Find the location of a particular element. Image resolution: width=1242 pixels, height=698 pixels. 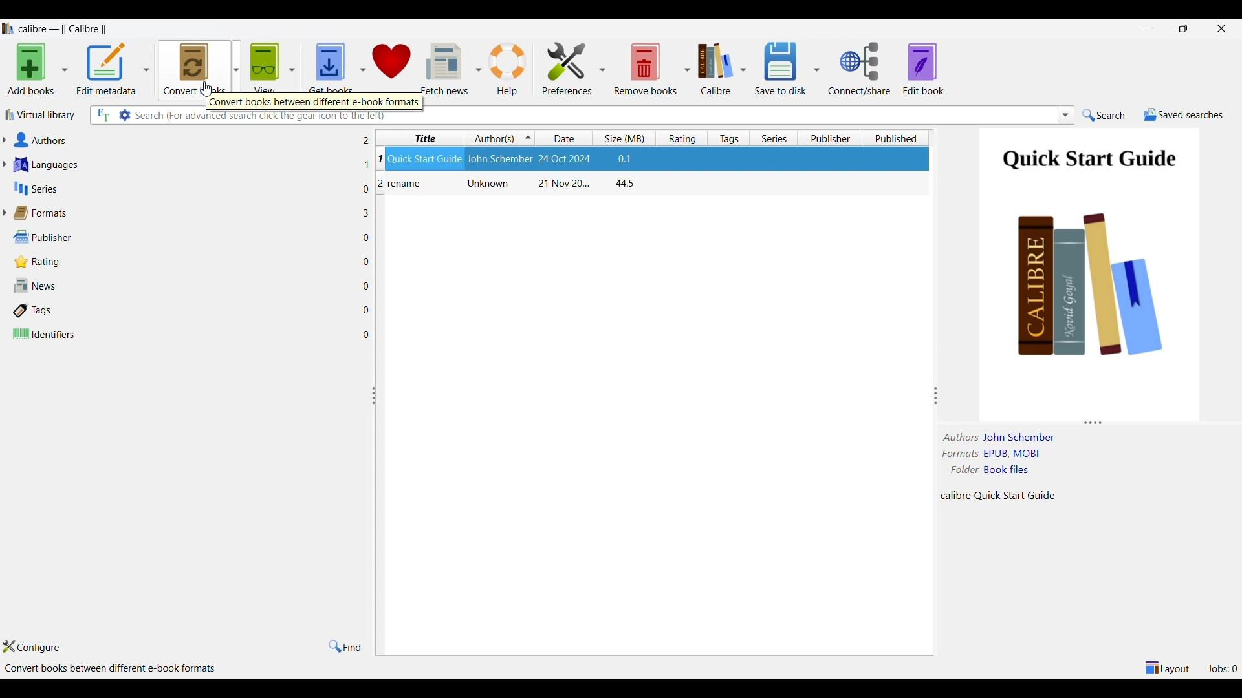

News is located at coordinates (182, 285).